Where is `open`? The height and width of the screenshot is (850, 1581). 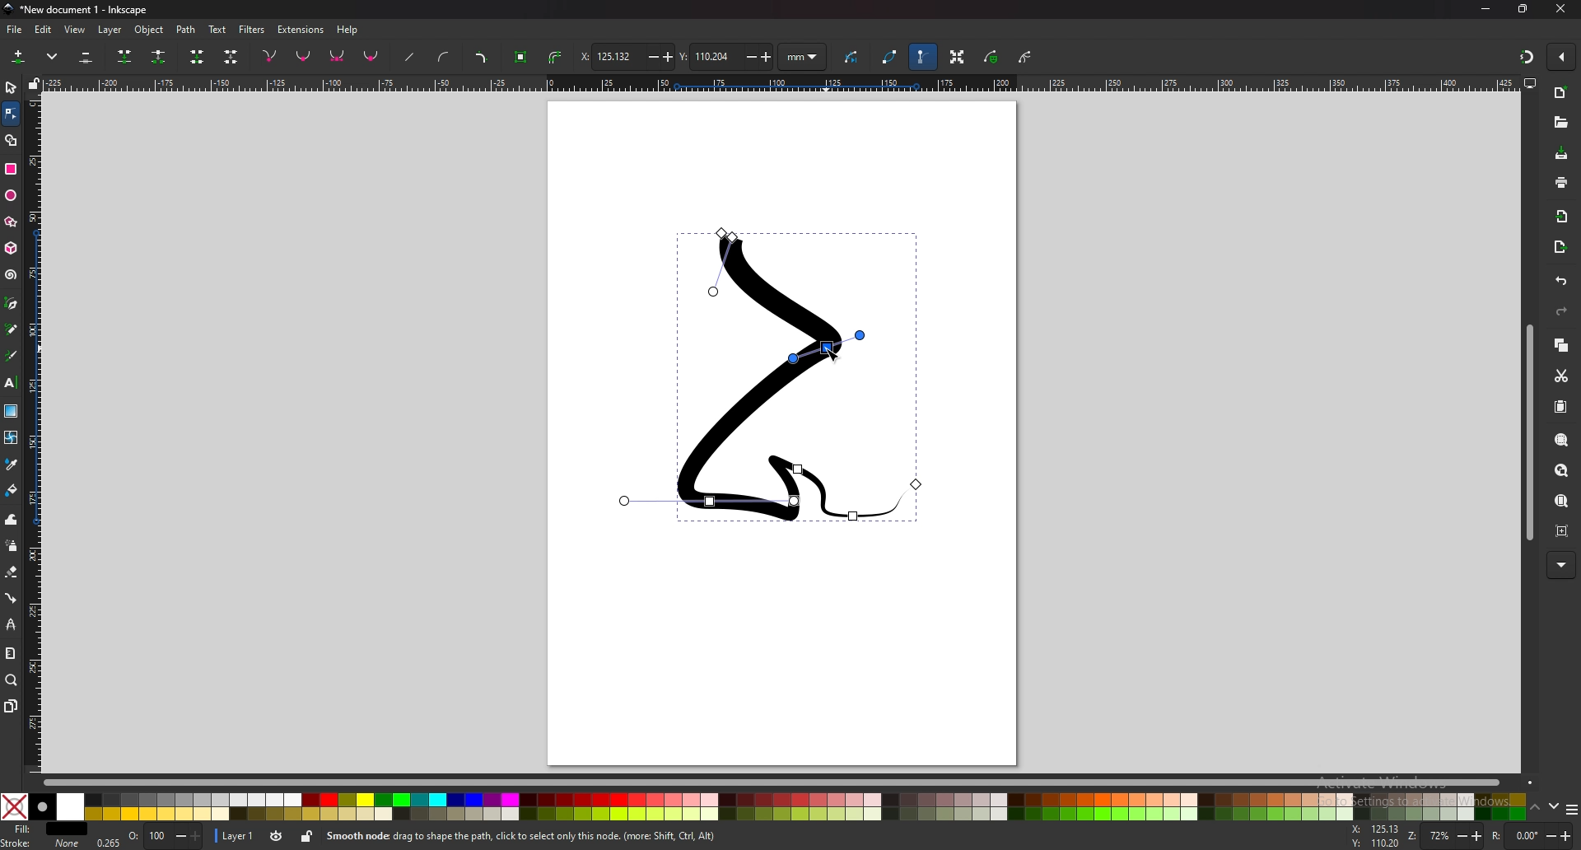
open is located at coordinates (1560, 124).